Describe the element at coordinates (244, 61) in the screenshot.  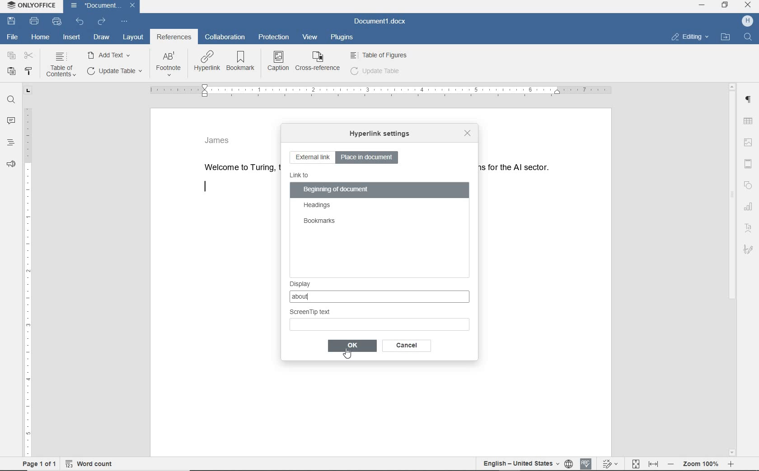
I see `BOOKMARK` at that location.